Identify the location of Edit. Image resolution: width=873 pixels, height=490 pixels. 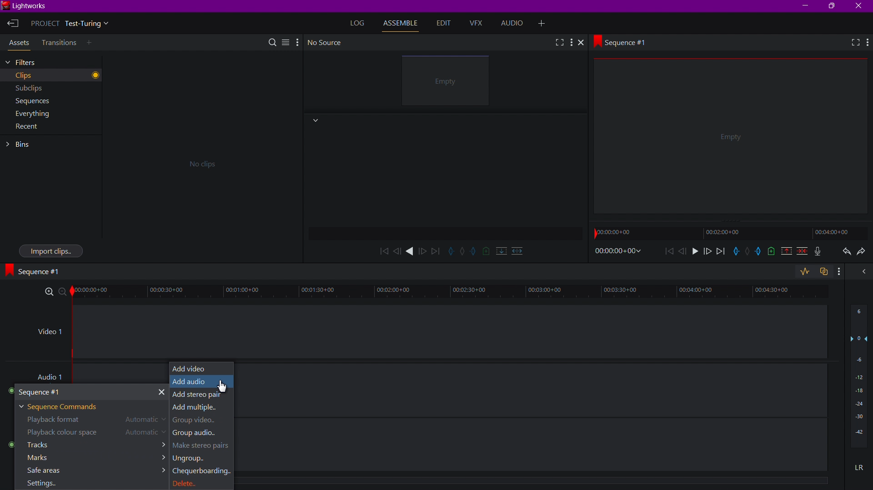
(443, 24).